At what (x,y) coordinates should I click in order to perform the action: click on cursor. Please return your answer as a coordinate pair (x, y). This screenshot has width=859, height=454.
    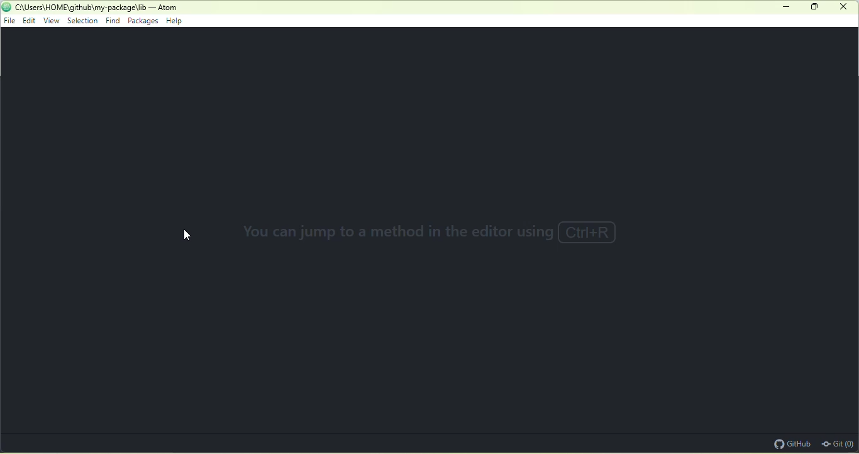
    Looking at the image, I should click on (190, 238).